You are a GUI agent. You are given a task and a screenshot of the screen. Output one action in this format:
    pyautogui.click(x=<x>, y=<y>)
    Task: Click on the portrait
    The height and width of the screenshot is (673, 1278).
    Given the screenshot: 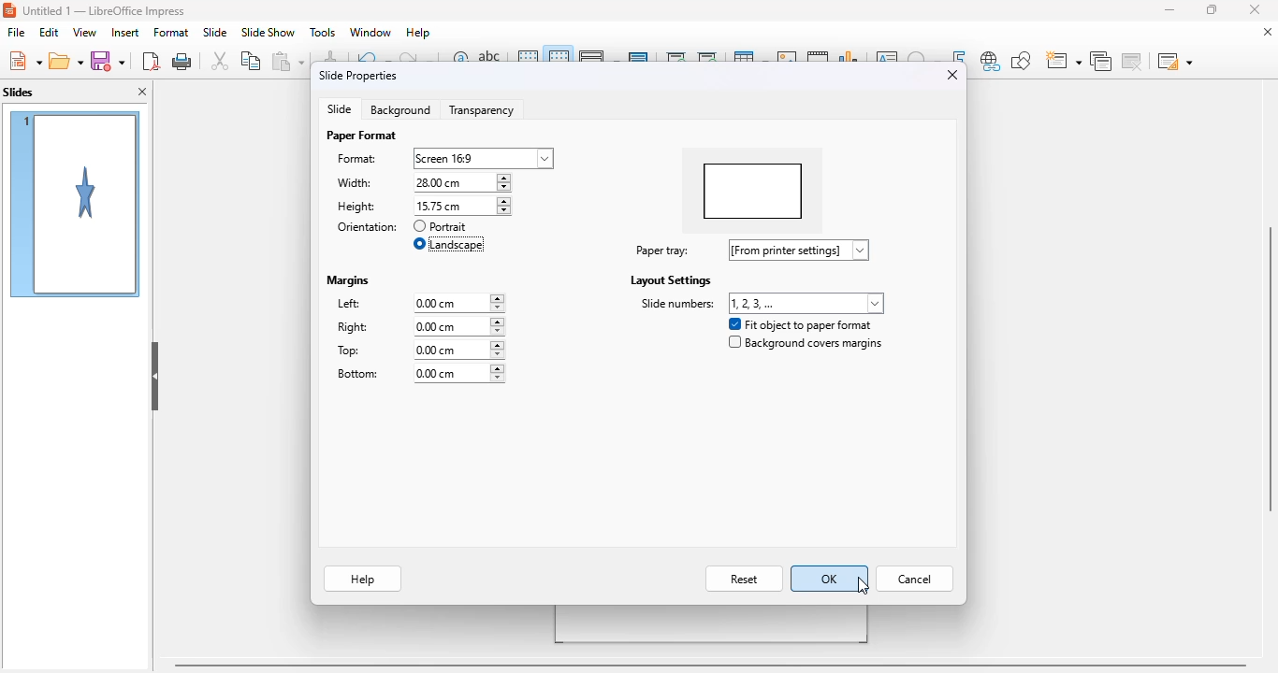 What is the action you would take?
    pyautogui.click(x=440, y=226)
    